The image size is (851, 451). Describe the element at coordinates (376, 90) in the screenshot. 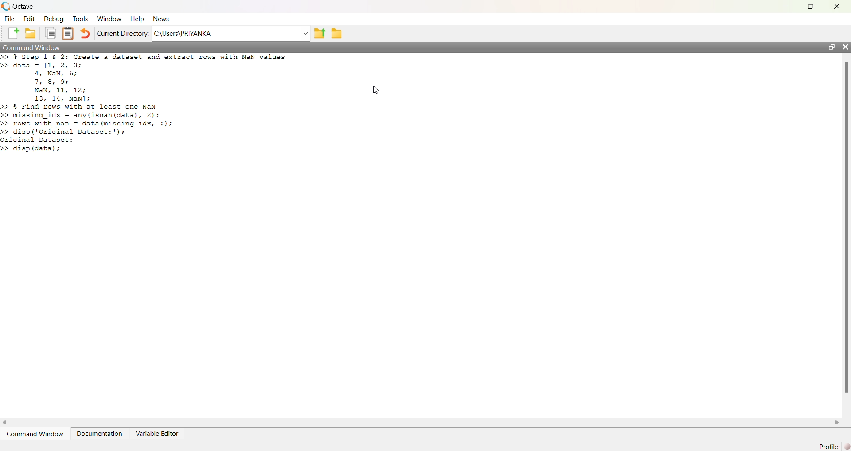

I see `cursor` at that location.